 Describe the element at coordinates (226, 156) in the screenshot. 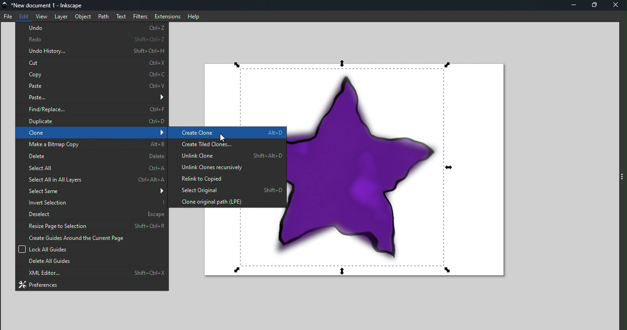

I see `Unlink clone` at that location.